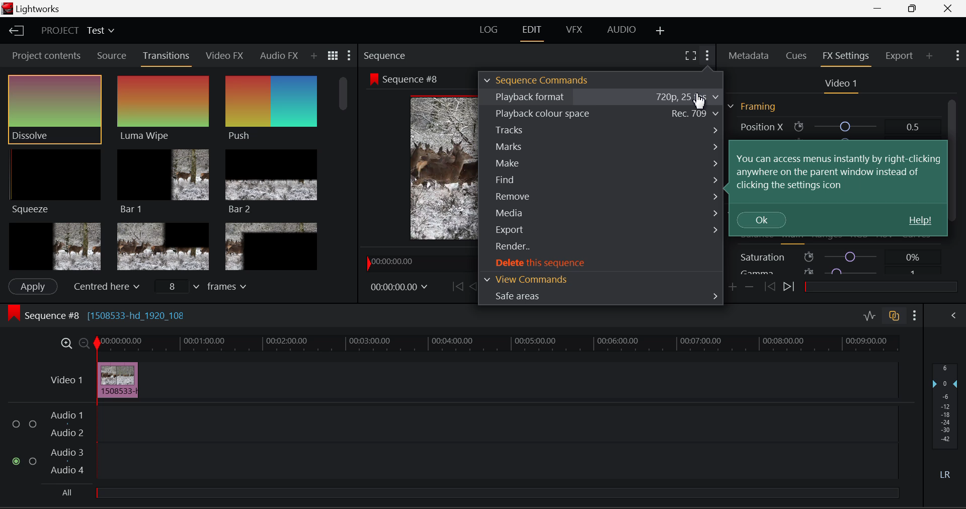 The image size is (966, 509). Describe the element at coordinates (845, 56) in the screenshot. I see `FX Settings` at that location.